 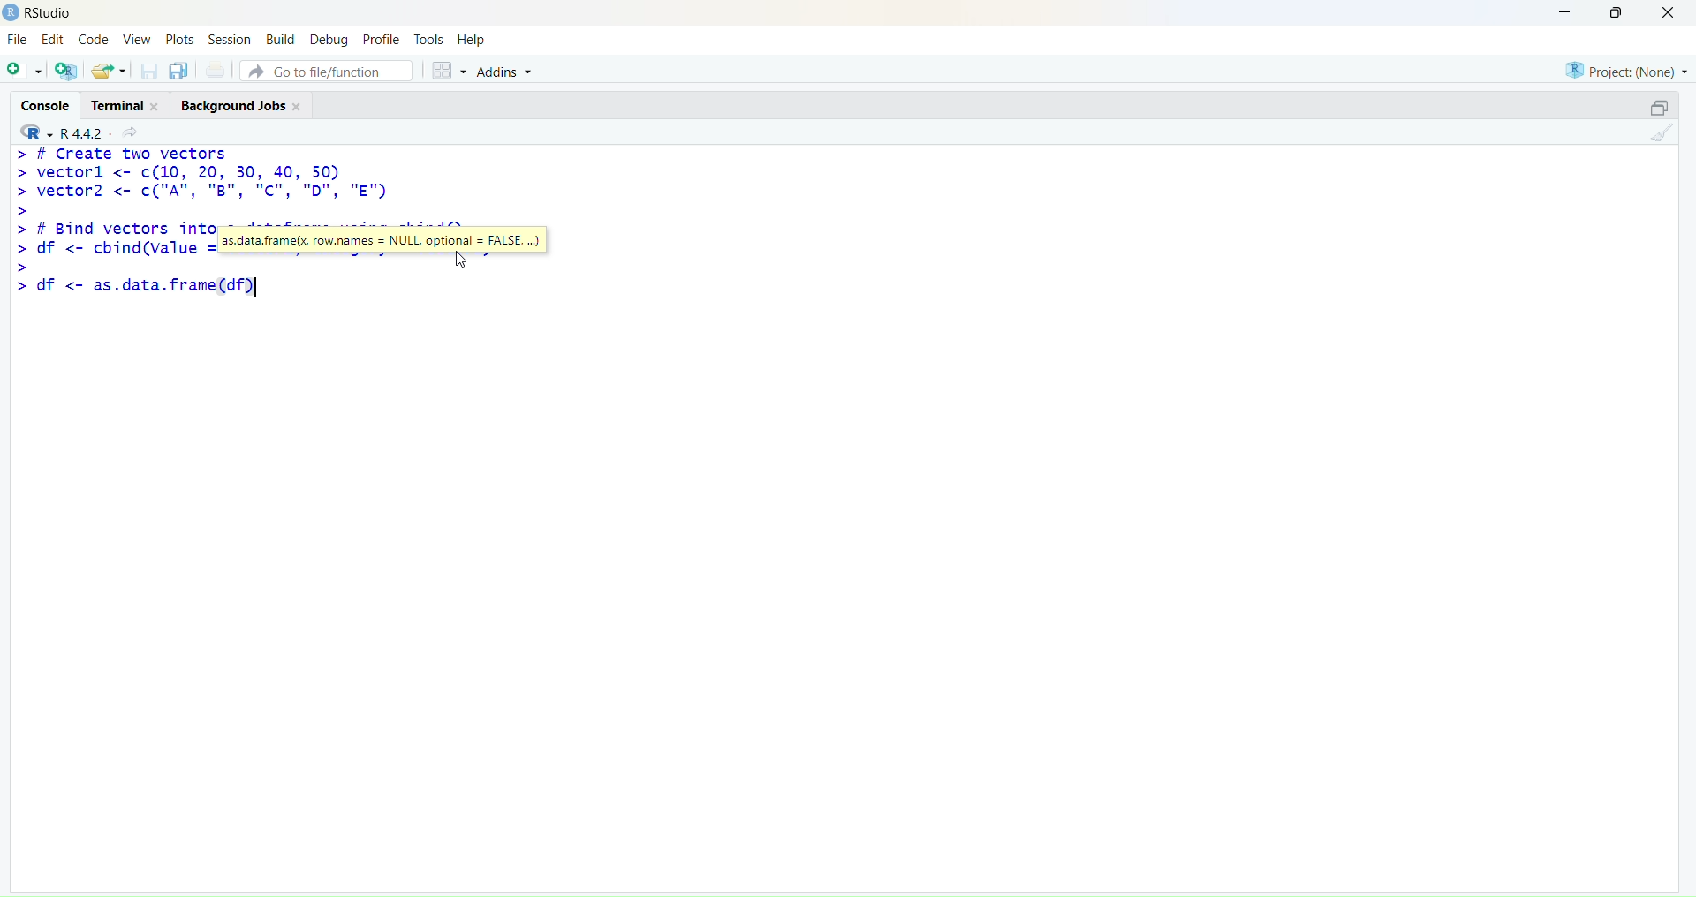 What do you see at coordinates (459, 260) in the screenshot?
I see `cursor` at bounding box center [459, 260].